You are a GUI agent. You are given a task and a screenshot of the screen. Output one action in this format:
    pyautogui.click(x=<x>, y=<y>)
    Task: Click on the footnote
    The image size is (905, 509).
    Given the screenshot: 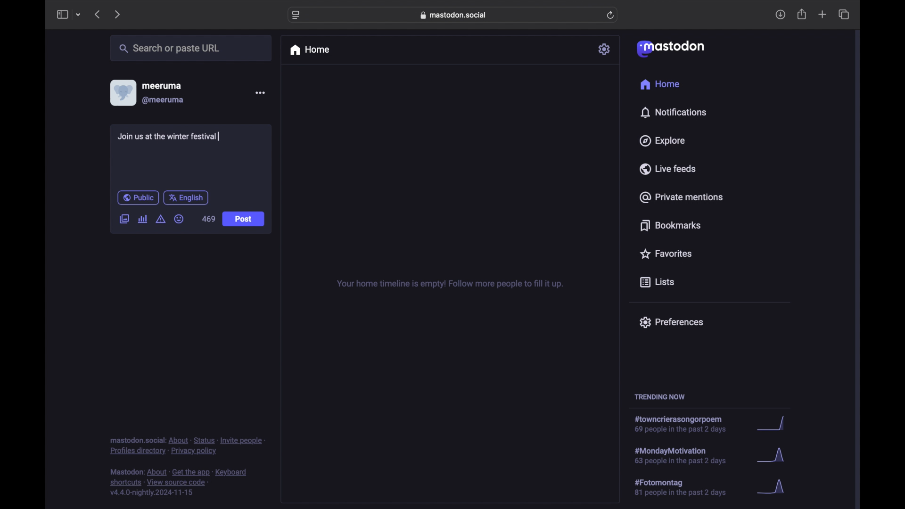 What is the action you would take?
    pyautogui.click(x=188, y=445)
    